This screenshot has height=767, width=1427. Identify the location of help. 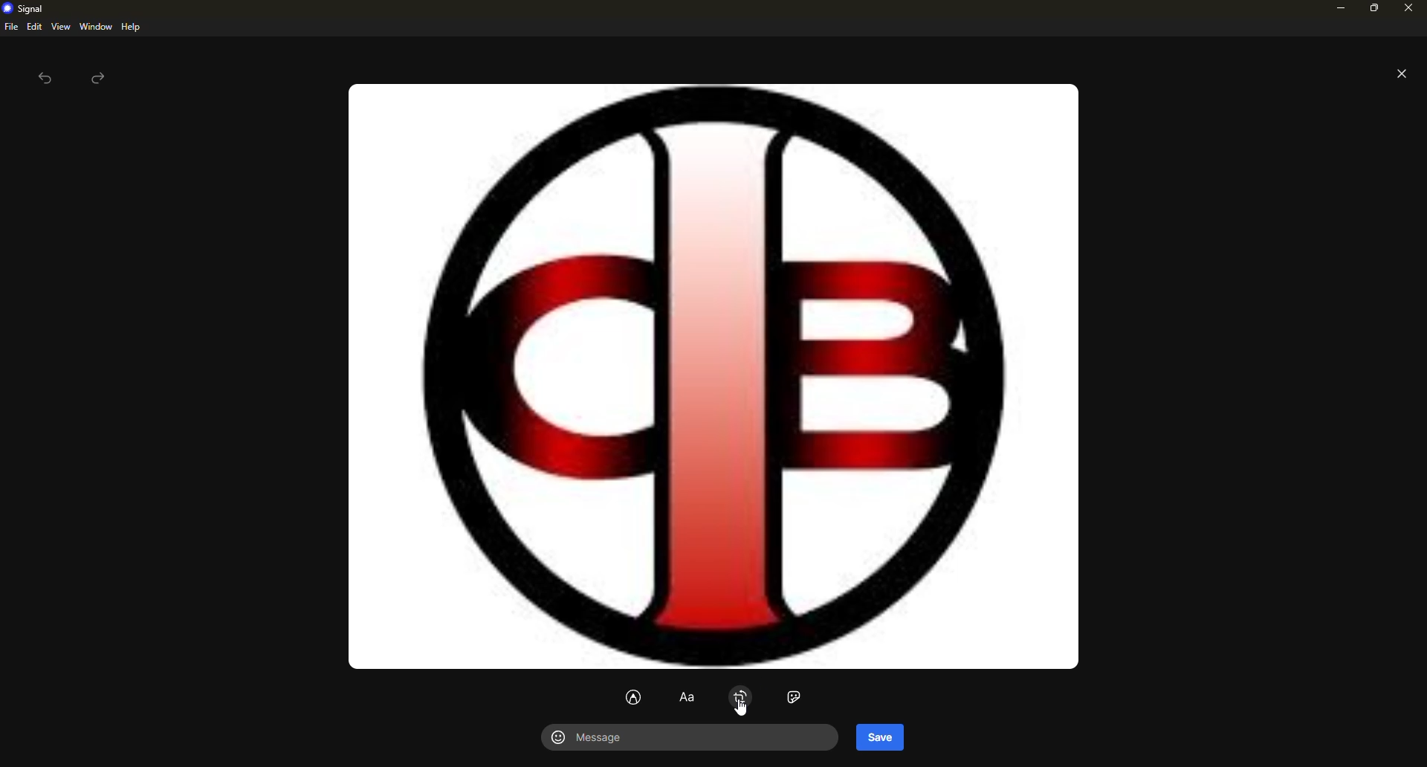
(130, 27).